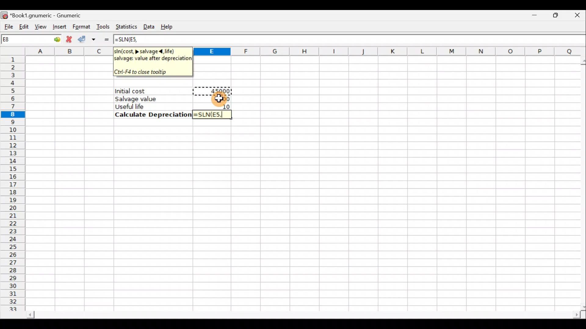  I want to click on Cells, so click(301, 216).